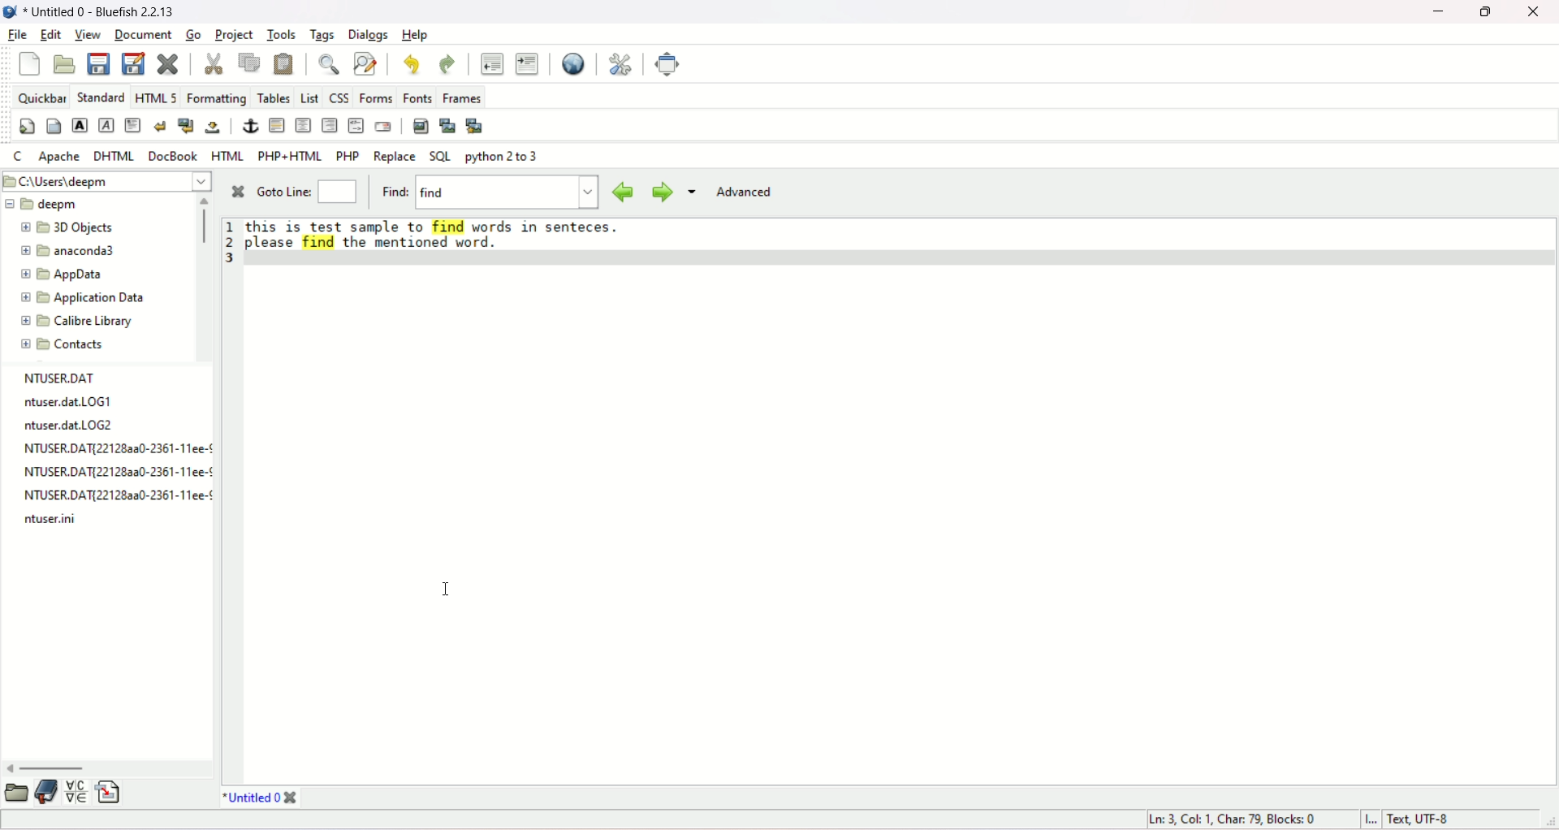  What do you see at coordinates (339, 98) in the screenshot?
I see `CSS` at bounding box center [339, 98].